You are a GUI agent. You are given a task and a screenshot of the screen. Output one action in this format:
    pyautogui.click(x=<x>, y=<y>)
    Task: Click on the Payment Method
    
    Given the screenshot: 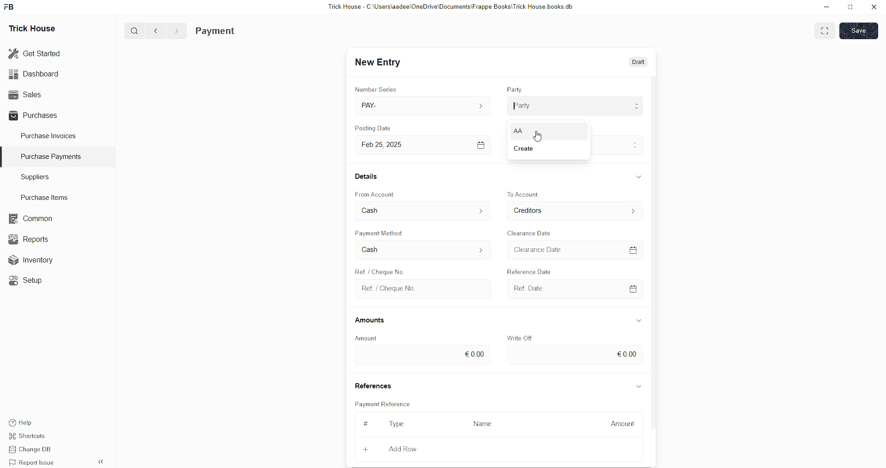 What is the action you would take?
    pyautogui.click(x=384, y=232)
    